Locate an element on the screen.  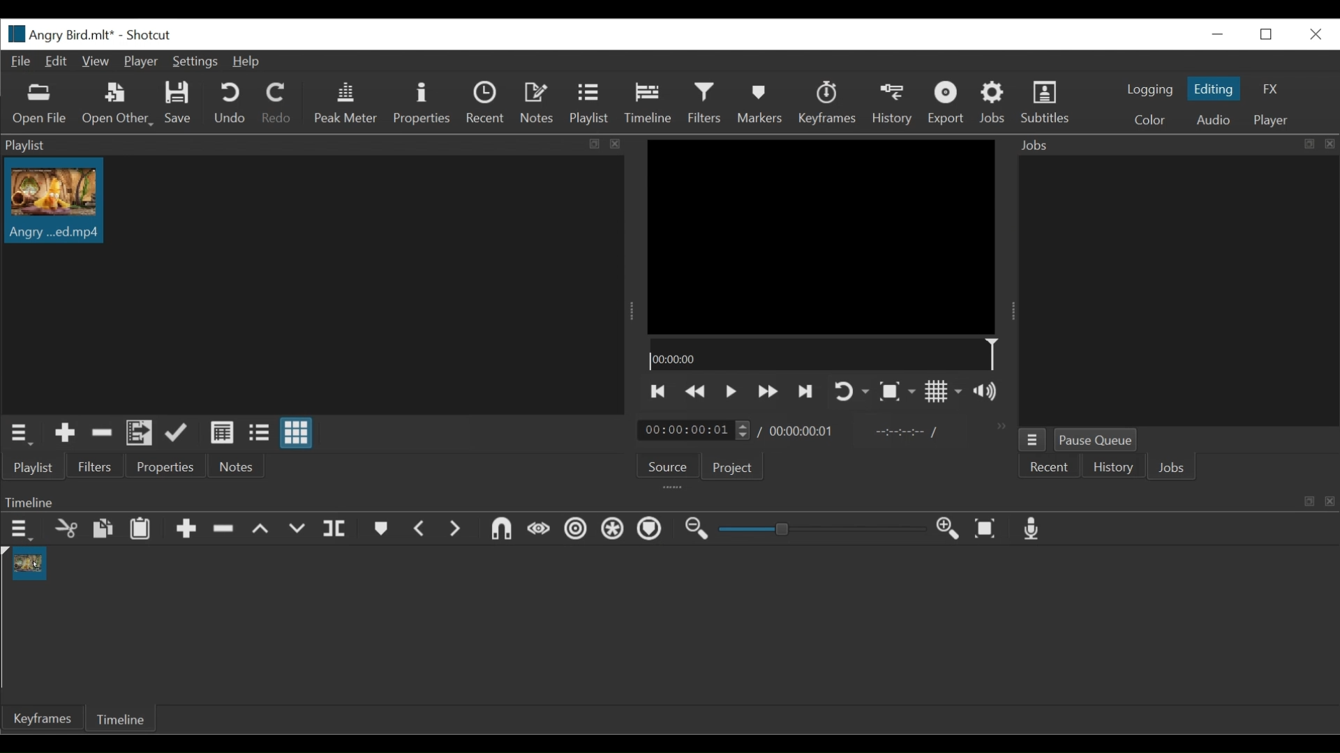
Skip to the previous point is located at coordinates (659, 391).